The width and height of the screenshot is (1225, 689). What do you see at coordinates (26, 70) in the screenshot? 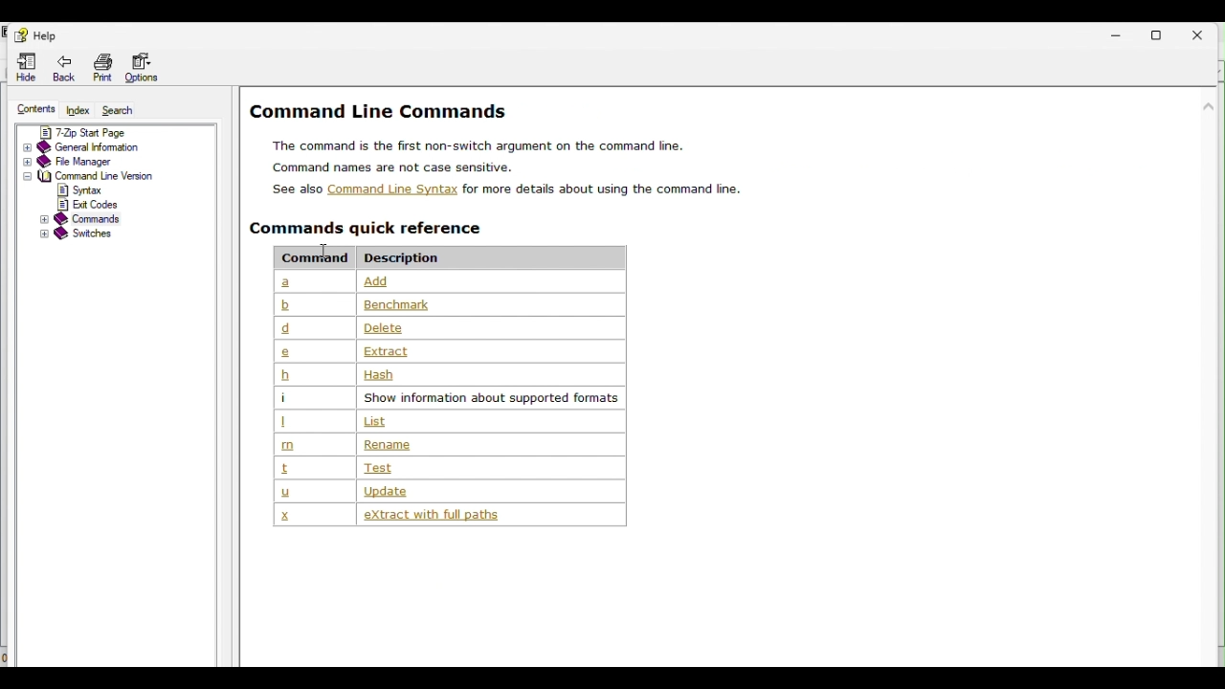
I see `Hide` at bounding box center [26, 70].